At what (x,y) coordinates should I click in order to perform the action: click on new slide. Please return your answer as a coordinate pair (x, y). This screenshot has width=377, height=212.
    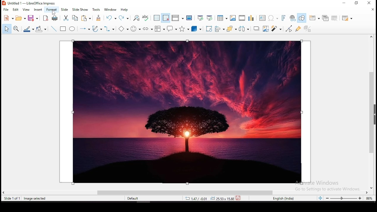
    Looking at the image, I should click on (315, 18).